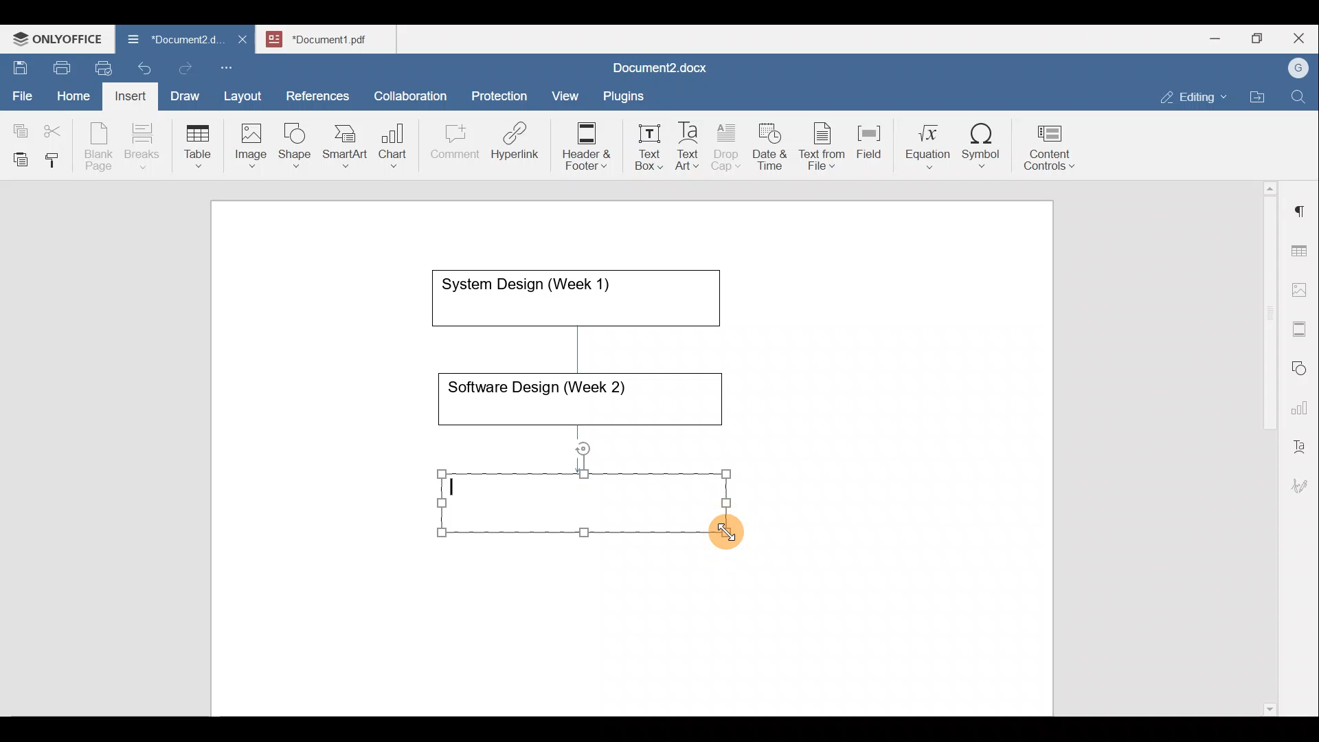 The height and width of the screenshot is (742, 1319). Describe the element at coordinates (566, 91) in the screenshot. I see `View` at that location.